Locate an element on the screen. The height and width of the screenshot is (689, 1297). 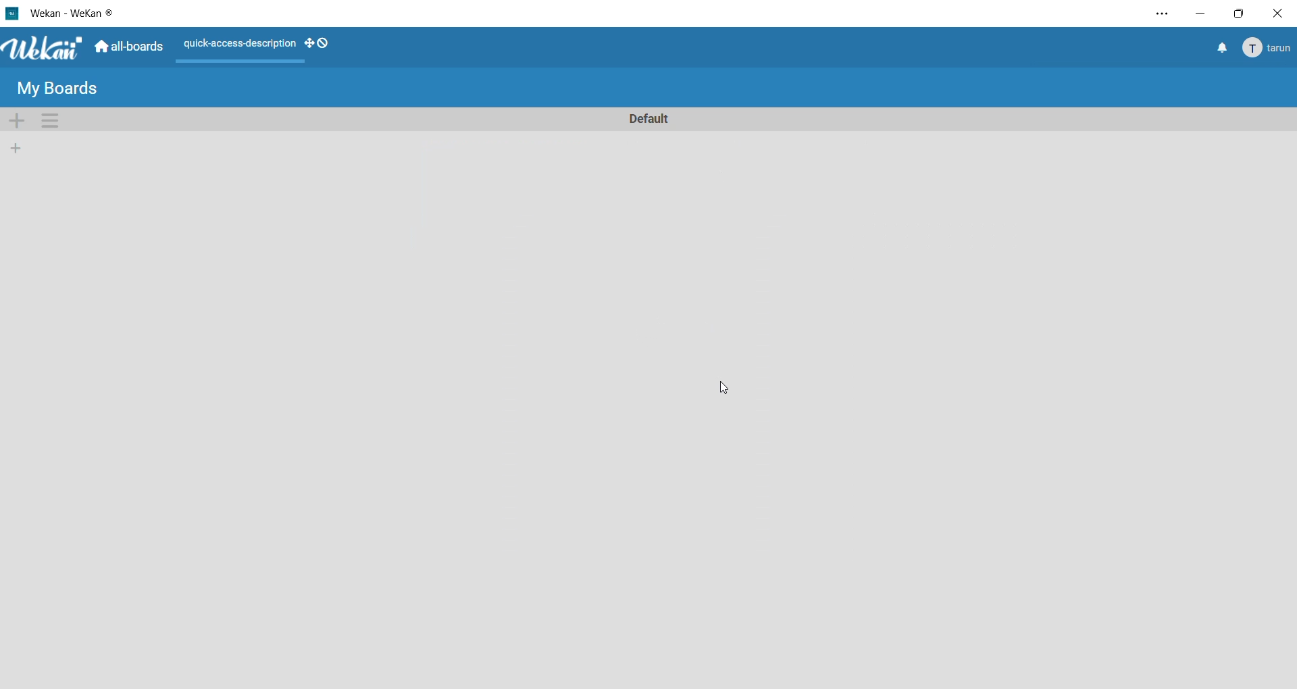
all boards is located at coordinates (130, 49).